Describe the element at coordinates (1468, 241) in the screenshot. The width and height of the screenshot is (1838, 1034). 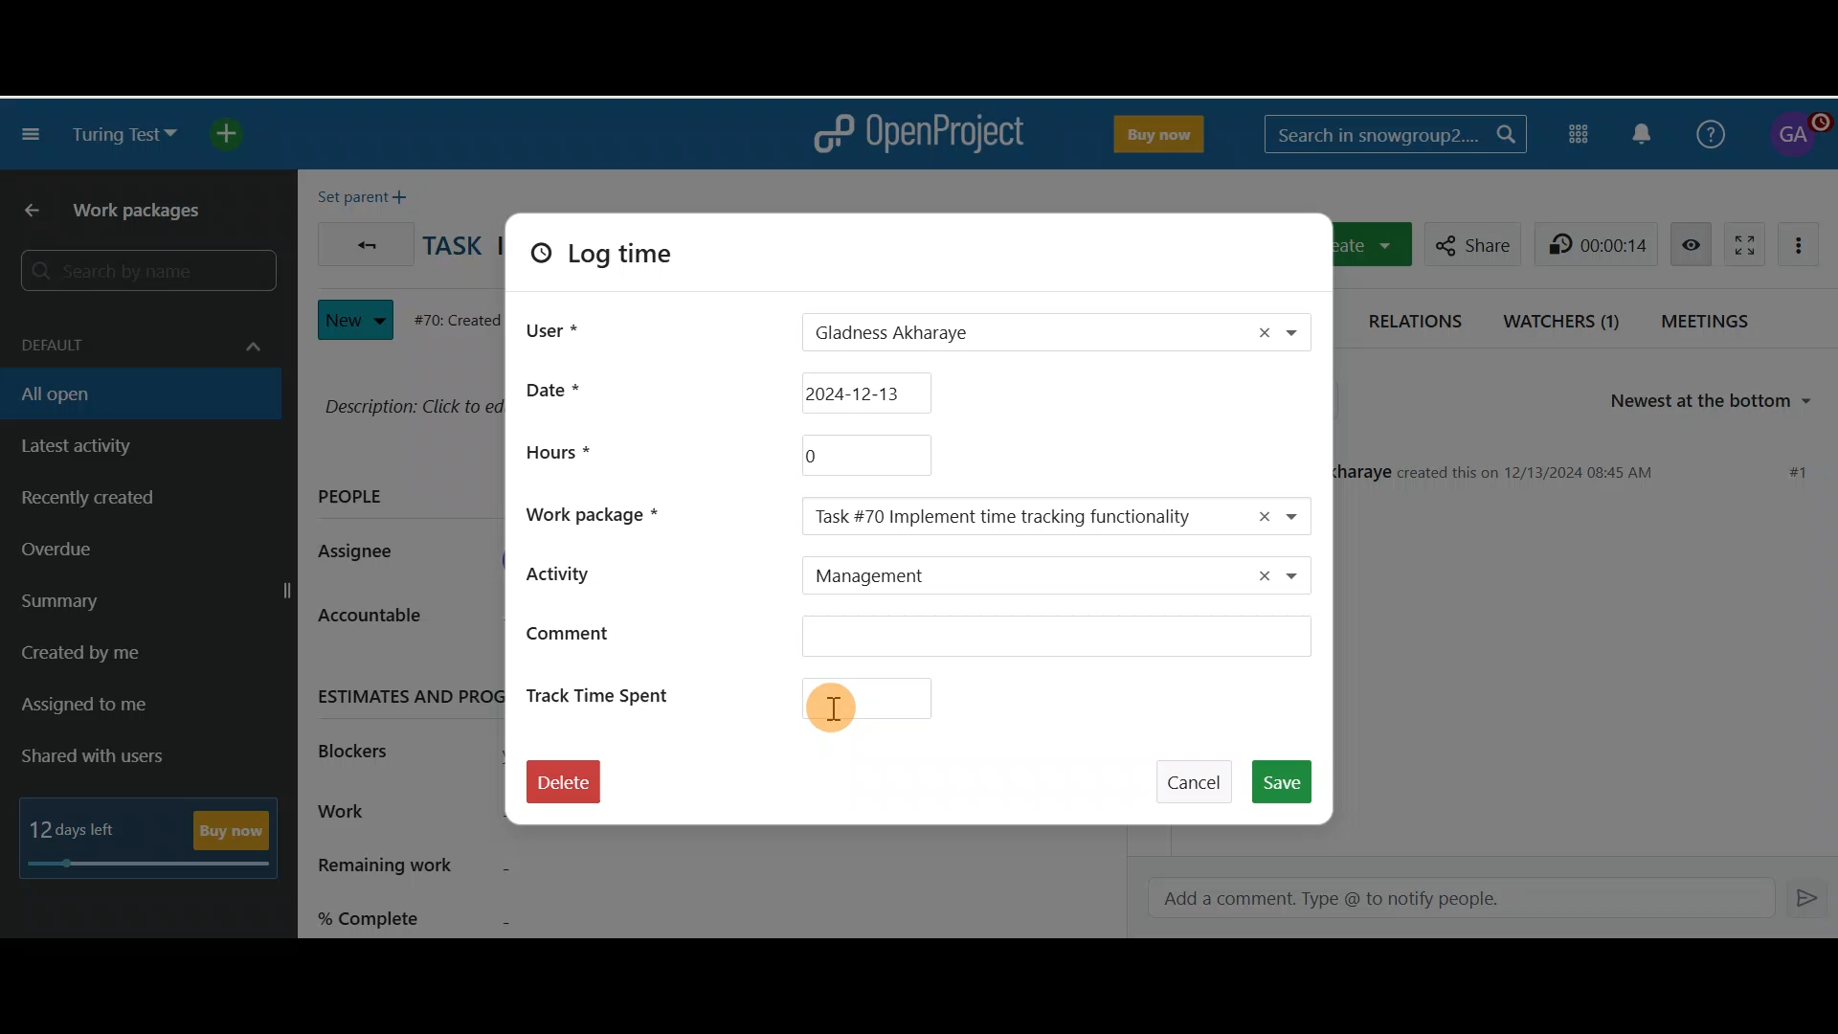
I see `Share` at that location.